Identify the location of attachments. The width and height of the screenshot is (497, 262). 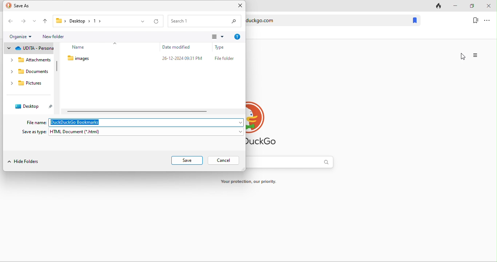
(30, 61).